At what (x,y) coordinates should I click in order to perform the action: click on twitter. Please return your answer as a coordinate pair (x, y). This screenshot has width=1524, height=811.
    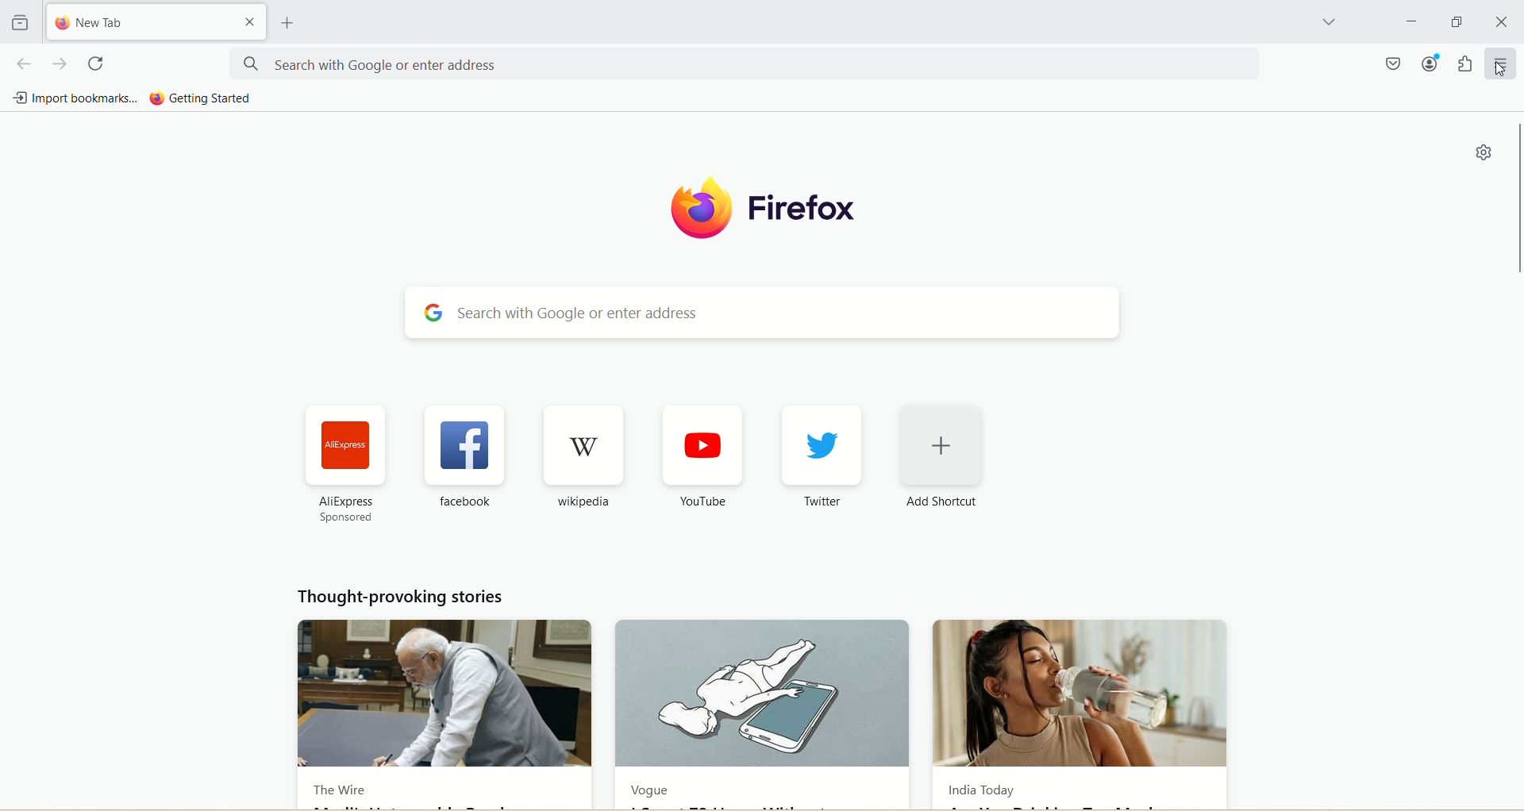
    Looking at the image, I should click on (822, 444).